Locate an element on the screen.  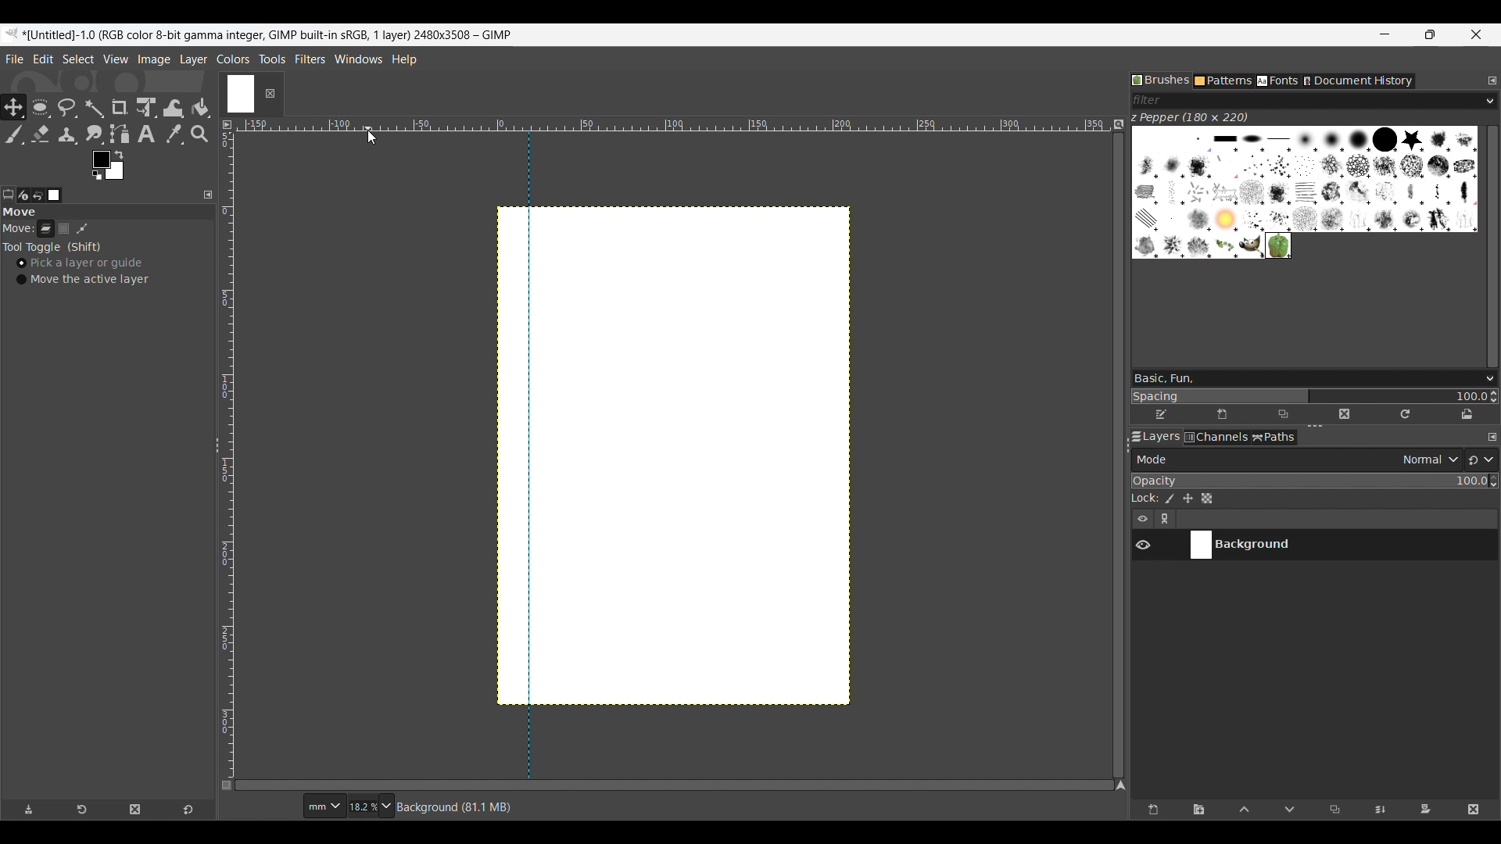
Images is located at coordinates (55, 195).